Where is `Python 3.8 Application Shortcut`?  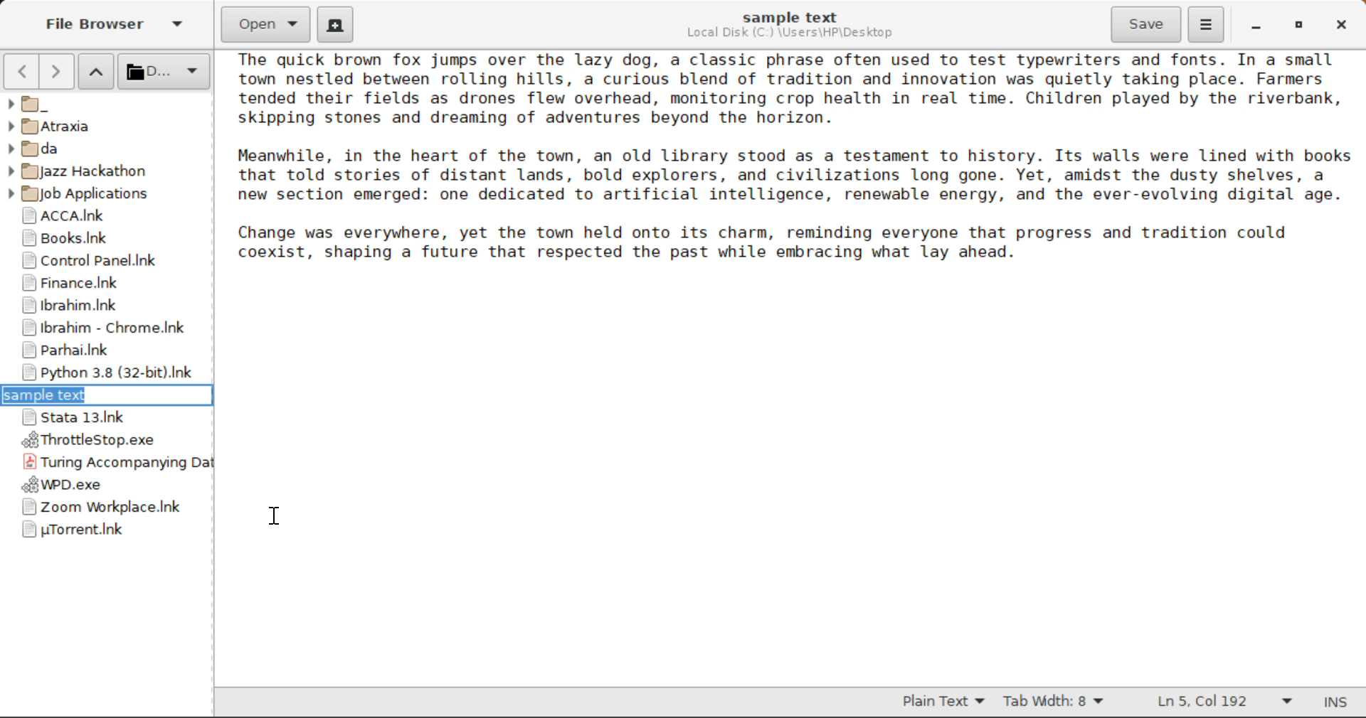
Python 3.8 Application Shortcut is located at coordinates (101, 372).